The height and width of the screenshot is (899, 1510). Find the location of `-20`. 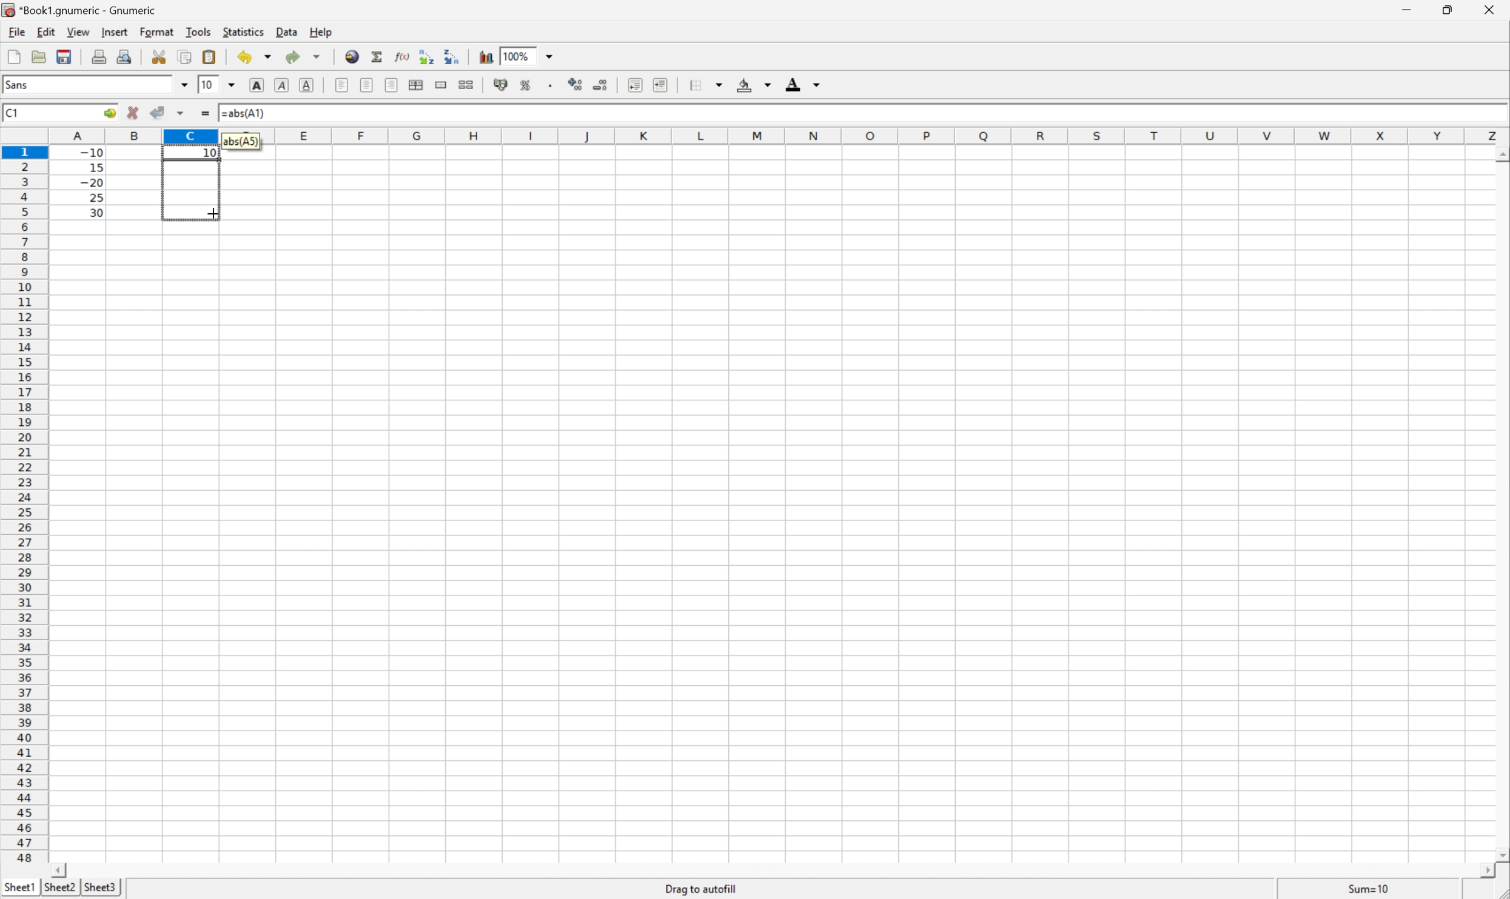

-20 is located at coordinates (92, 183).